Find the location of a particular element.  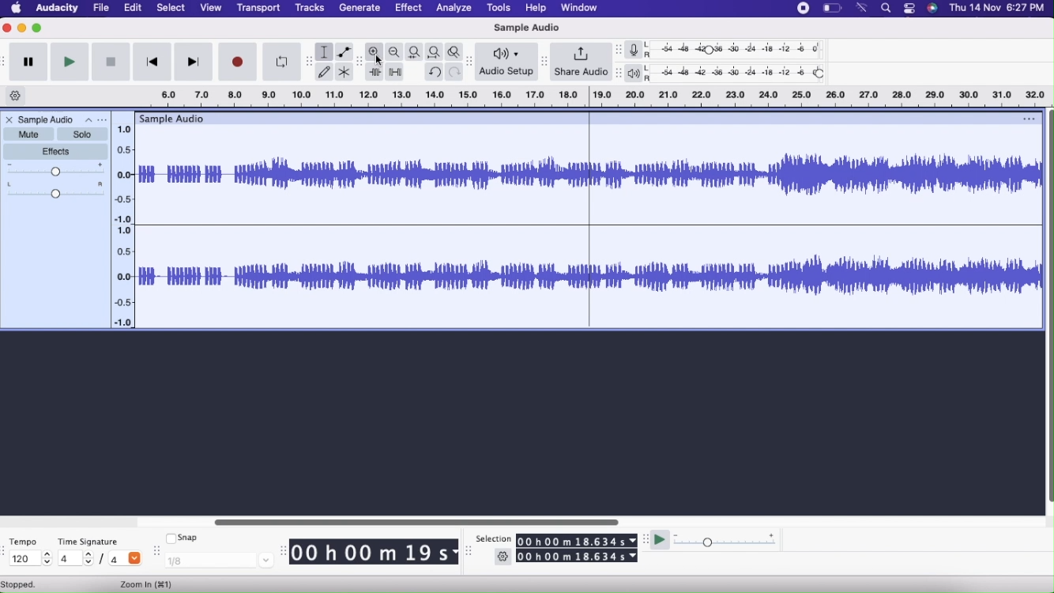

Tempo is located at coordinates (24, 540).